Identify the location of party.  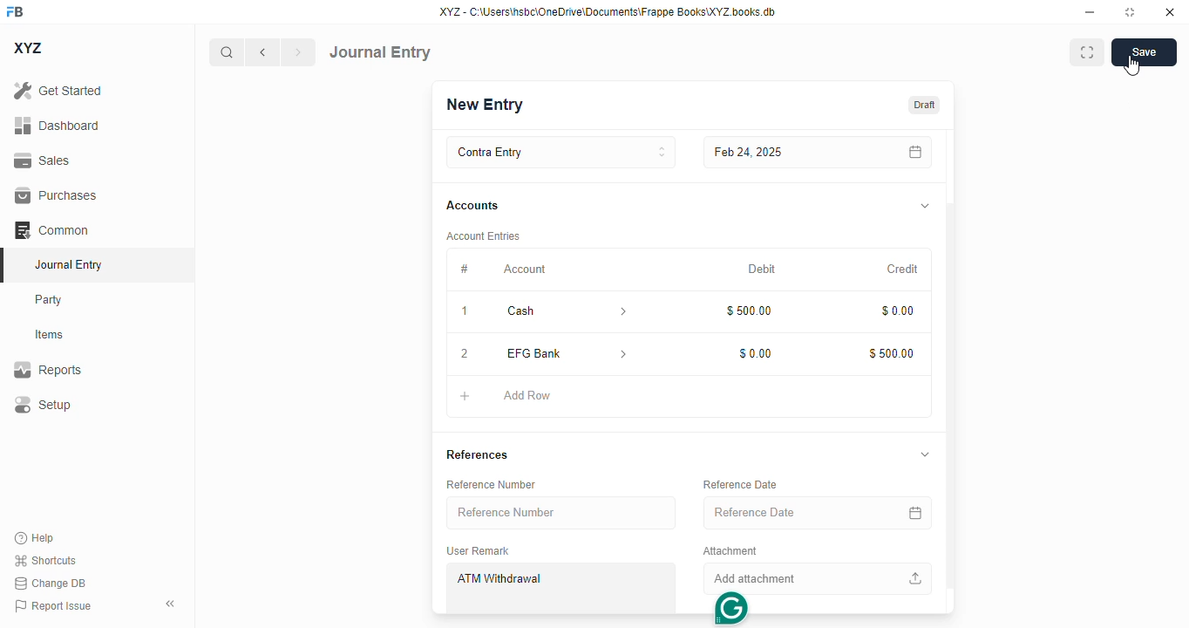
(51, 300).